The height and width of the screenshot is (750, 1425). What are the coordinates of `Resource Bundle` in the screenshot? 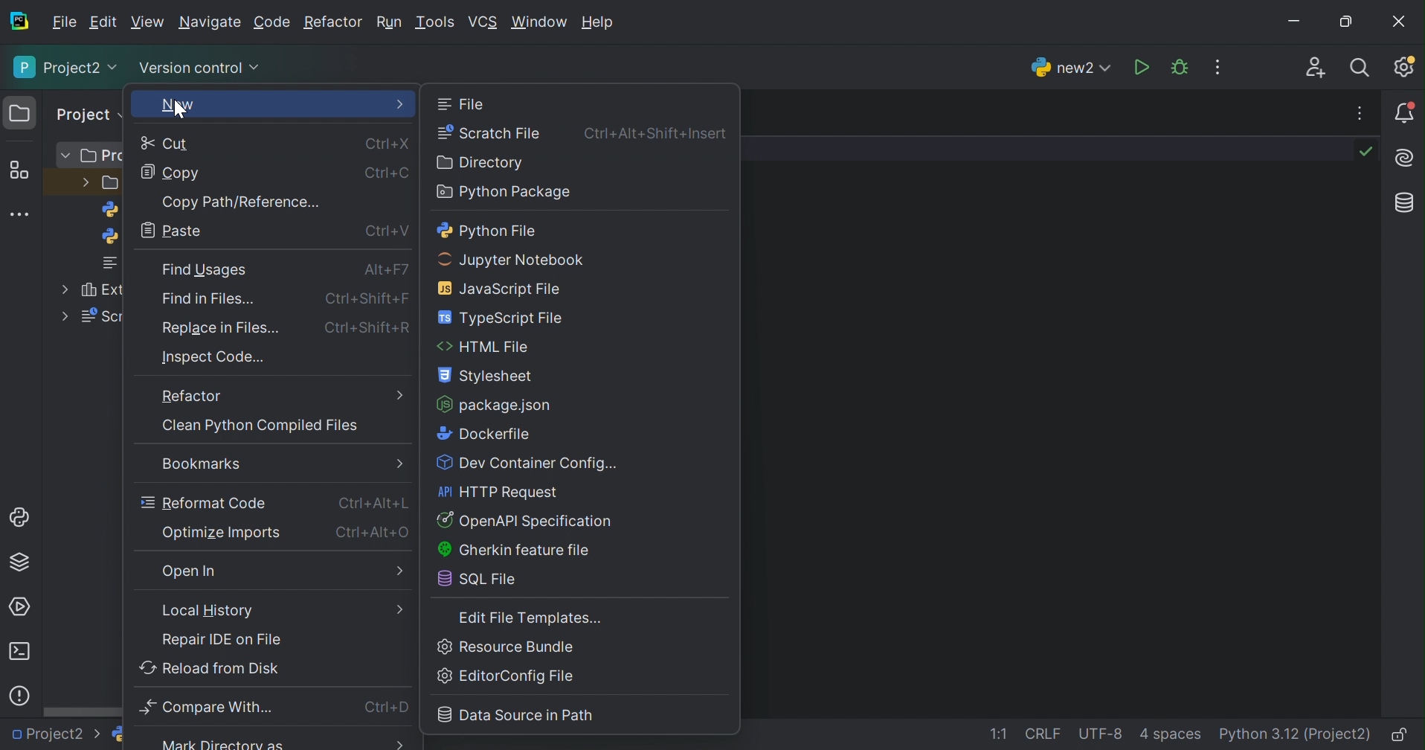 It's located at (508, 647).